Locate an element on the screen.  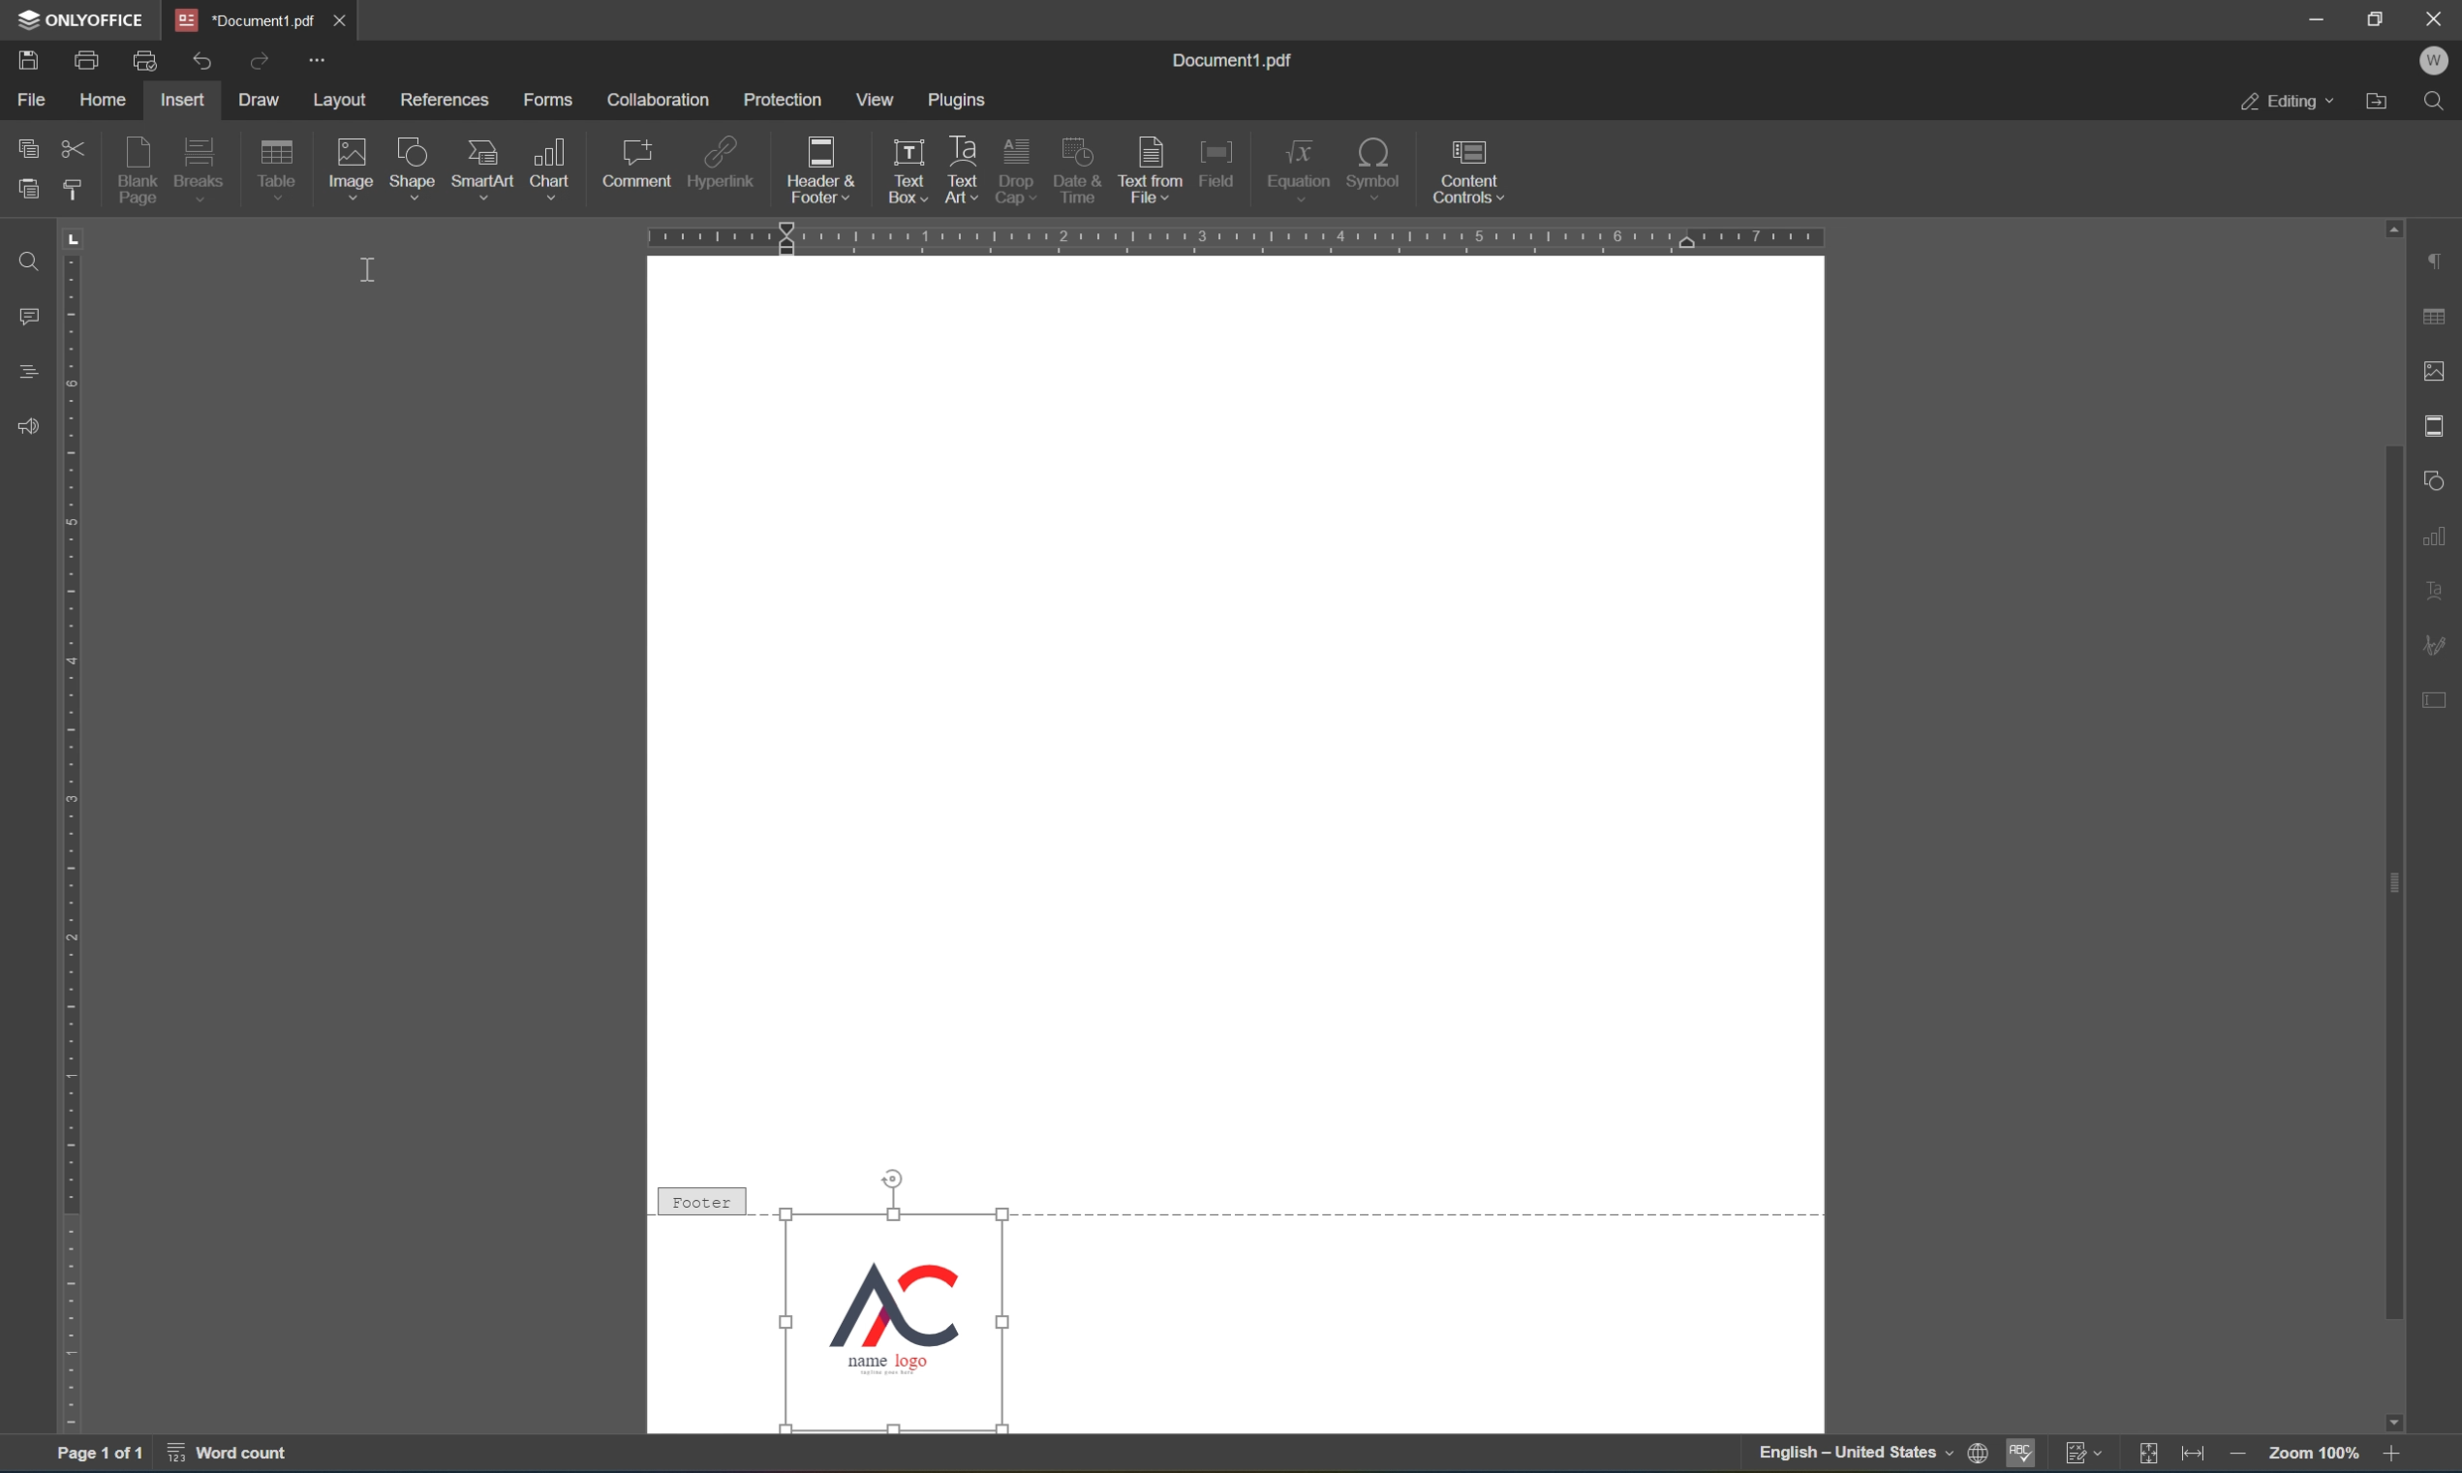
 is located at coordinates (2404, 1419).